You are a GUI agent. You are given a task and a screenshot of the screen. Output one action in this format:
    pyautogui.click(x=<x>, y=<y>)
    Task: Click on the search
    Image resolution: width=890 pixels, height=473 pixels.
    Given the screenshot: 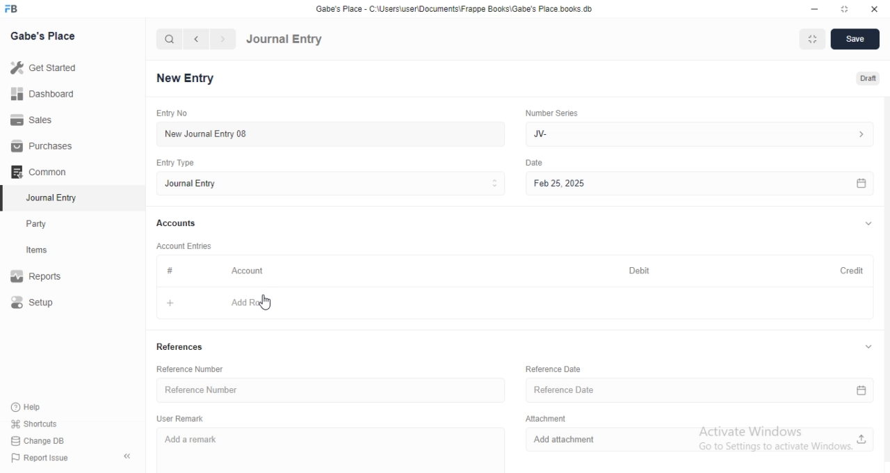 What is the action you would take?
    pyautogui.click(x=170, y=40)
    